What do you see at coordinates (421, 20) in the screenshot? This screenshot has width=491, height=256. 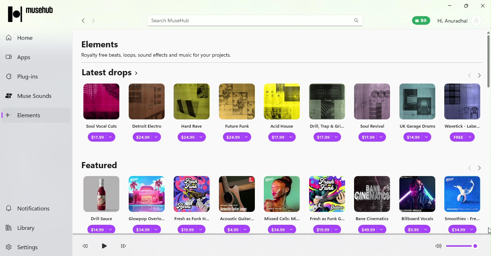 I see `Muse Wallet` at bounding box center [421, 20].